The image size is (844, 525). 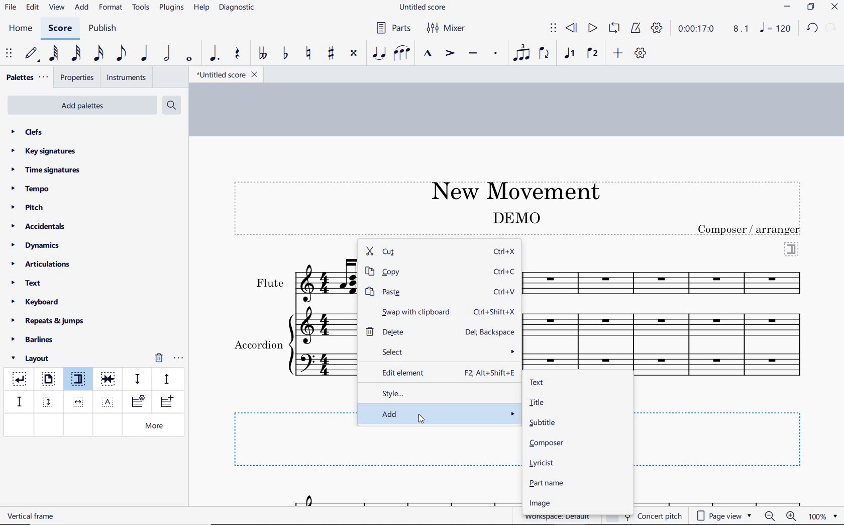 I want to click on select to move, so click(x=553, y=29).